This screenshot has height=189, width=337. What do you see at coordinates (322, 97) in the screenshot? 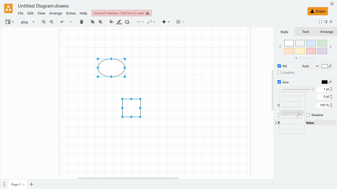
I see `Perimeter` at bounding box center [322, 97].